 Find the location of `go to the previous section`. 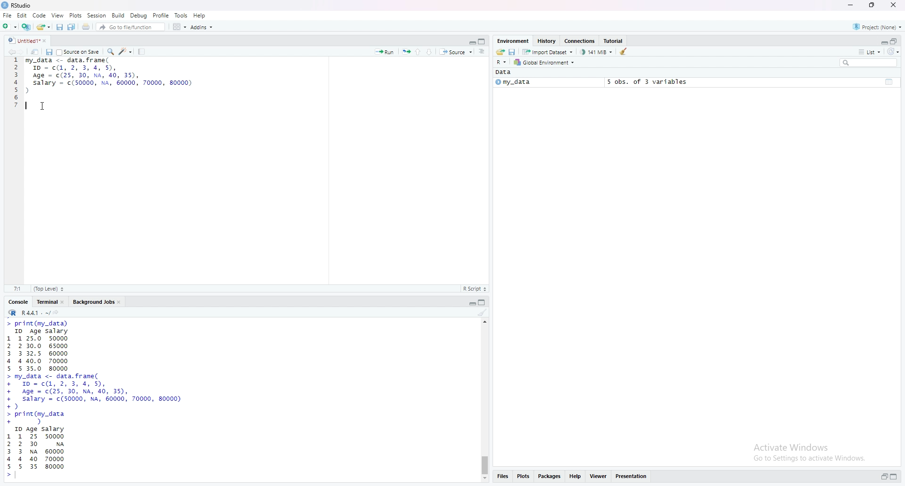

go to the previous section is located at coordinates (420, 51).